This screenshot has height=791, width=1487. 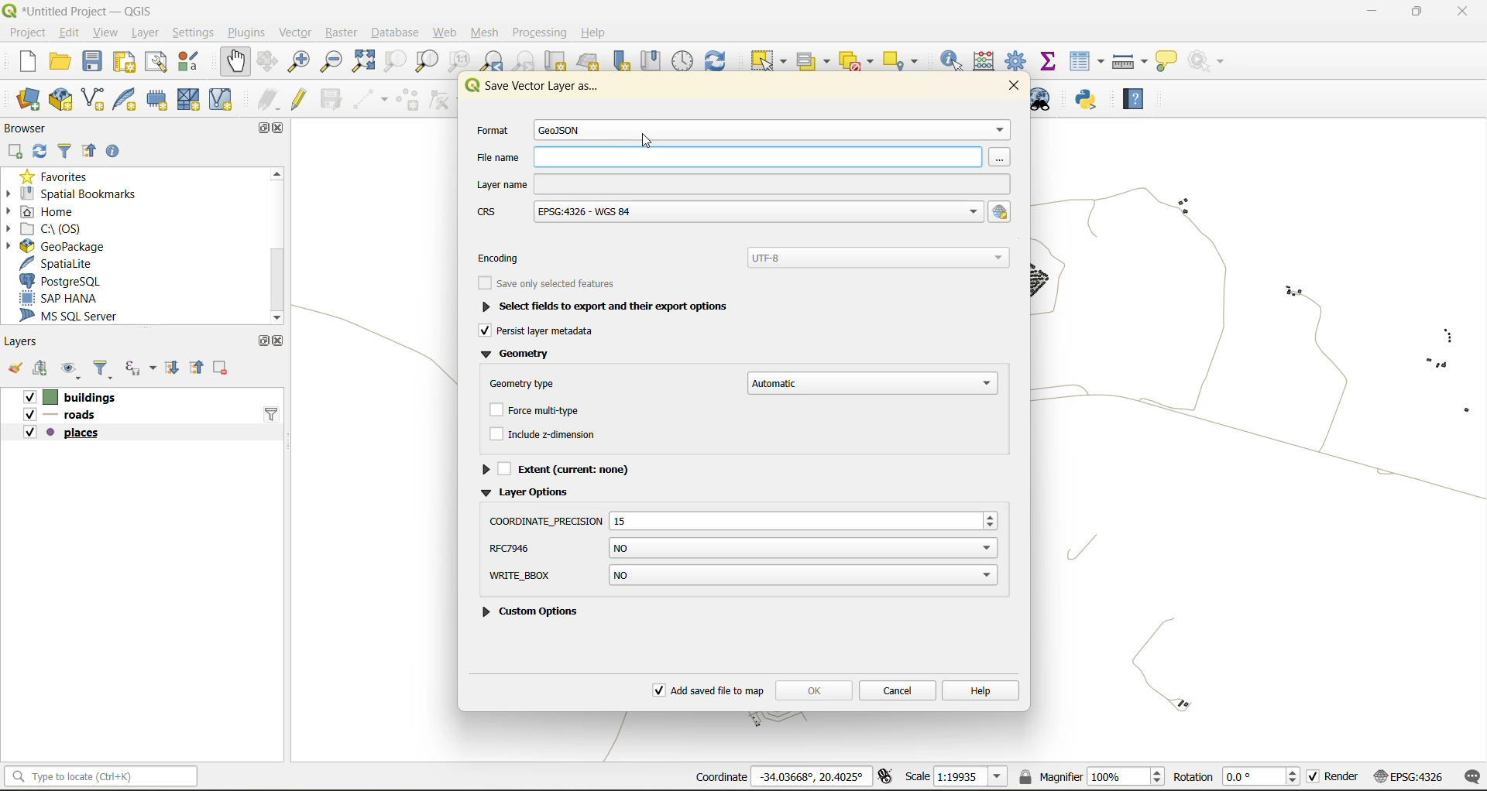 I want to click on close, so click(x=279, y=343).